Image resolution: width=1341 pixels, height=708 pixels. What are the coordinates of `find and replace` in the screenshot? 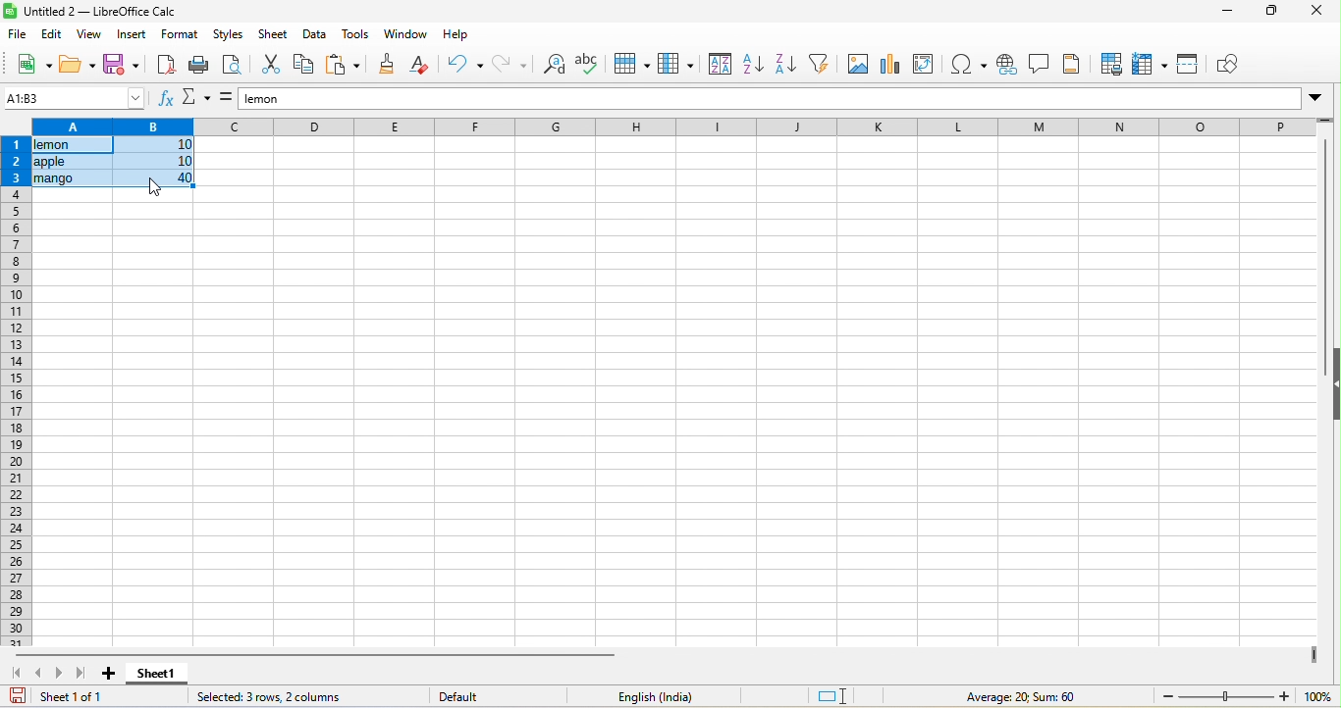 It's located at (554, 66).